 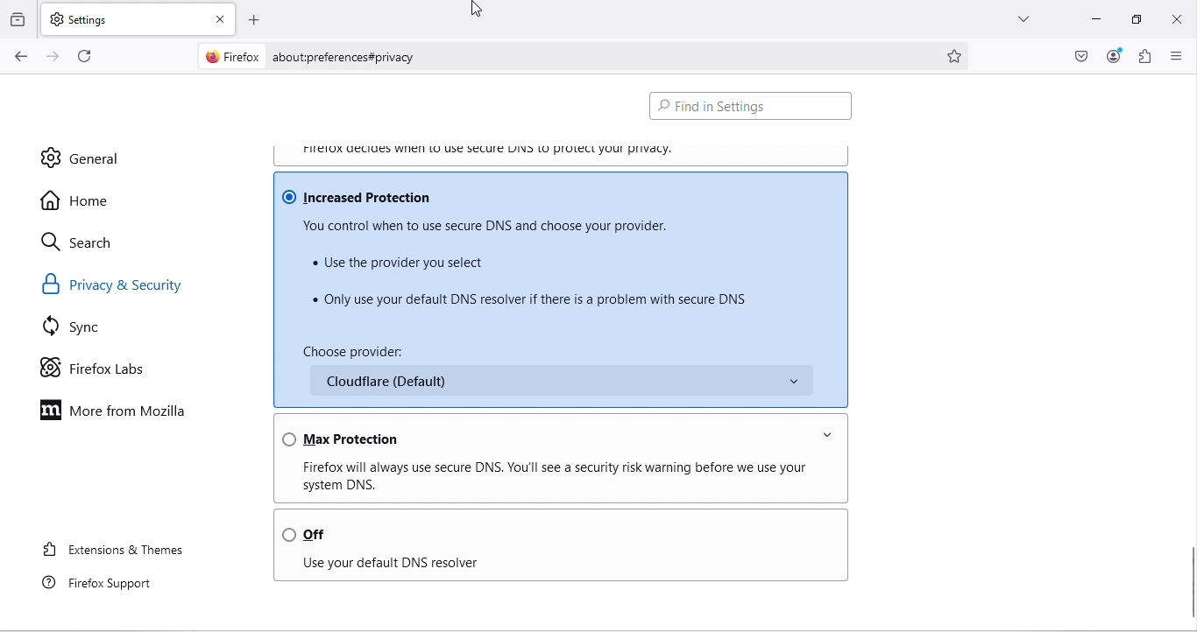 I want to click on Firefox will always use secure DNS . You'll see a security risk warning before we use your system DNS, so click(x=557, y=477).